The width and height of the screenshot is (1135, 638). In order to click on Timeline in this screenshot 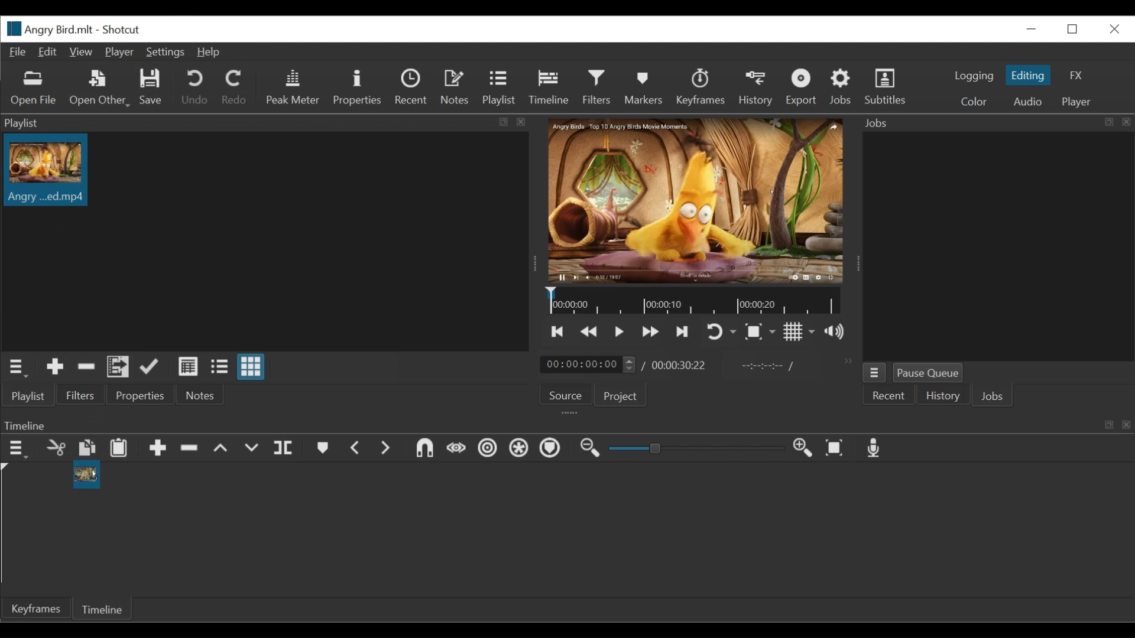, I will do `click(549, 88)`.